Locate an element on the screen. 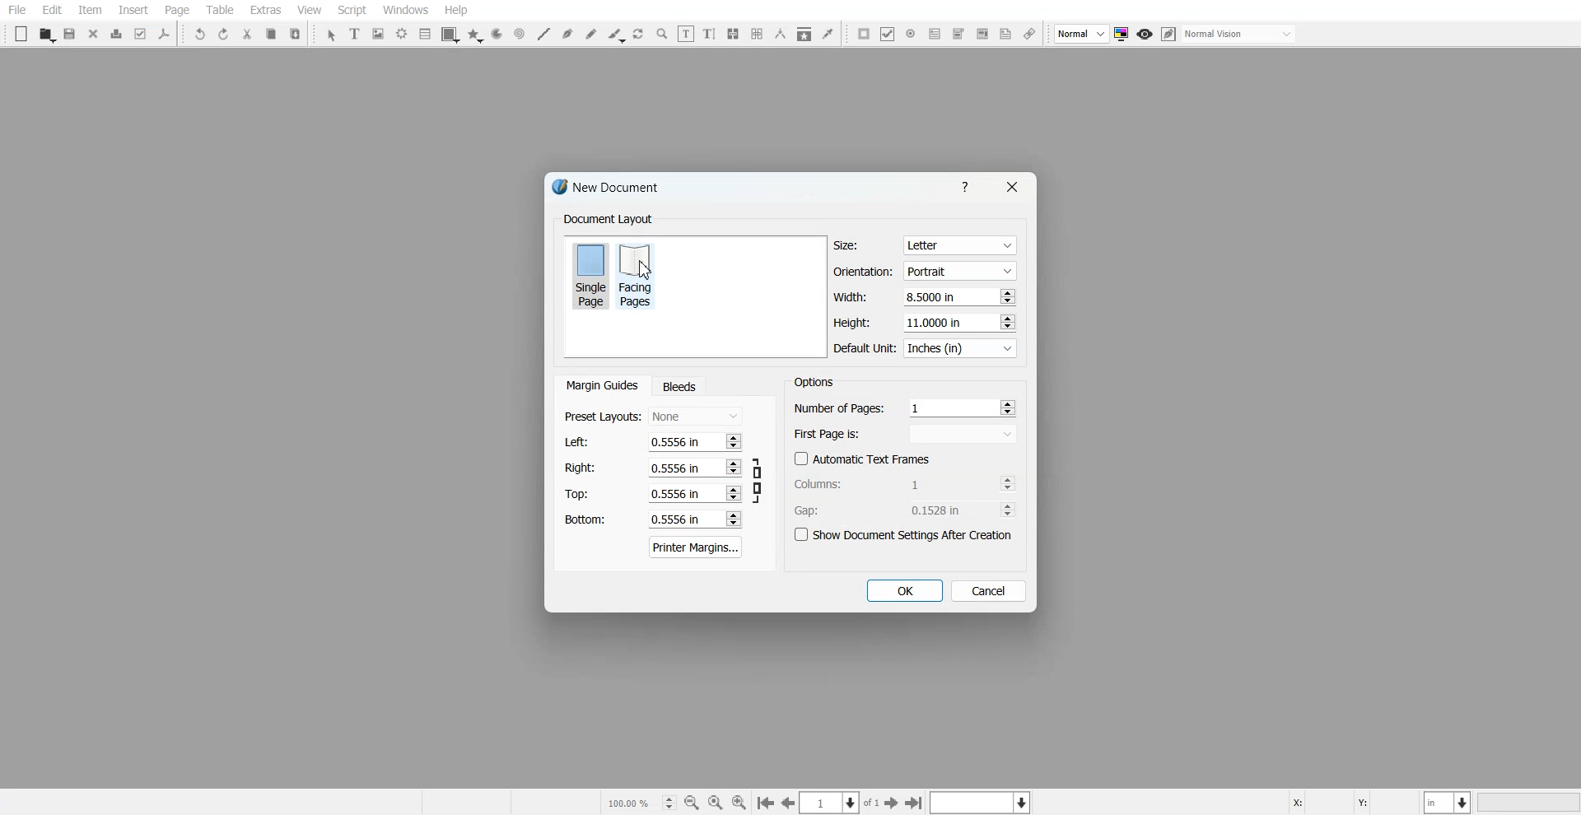 Image resolution: width=1581 pixels, height=815 pixels. PDF Push button is located at coordinates (864, 33).